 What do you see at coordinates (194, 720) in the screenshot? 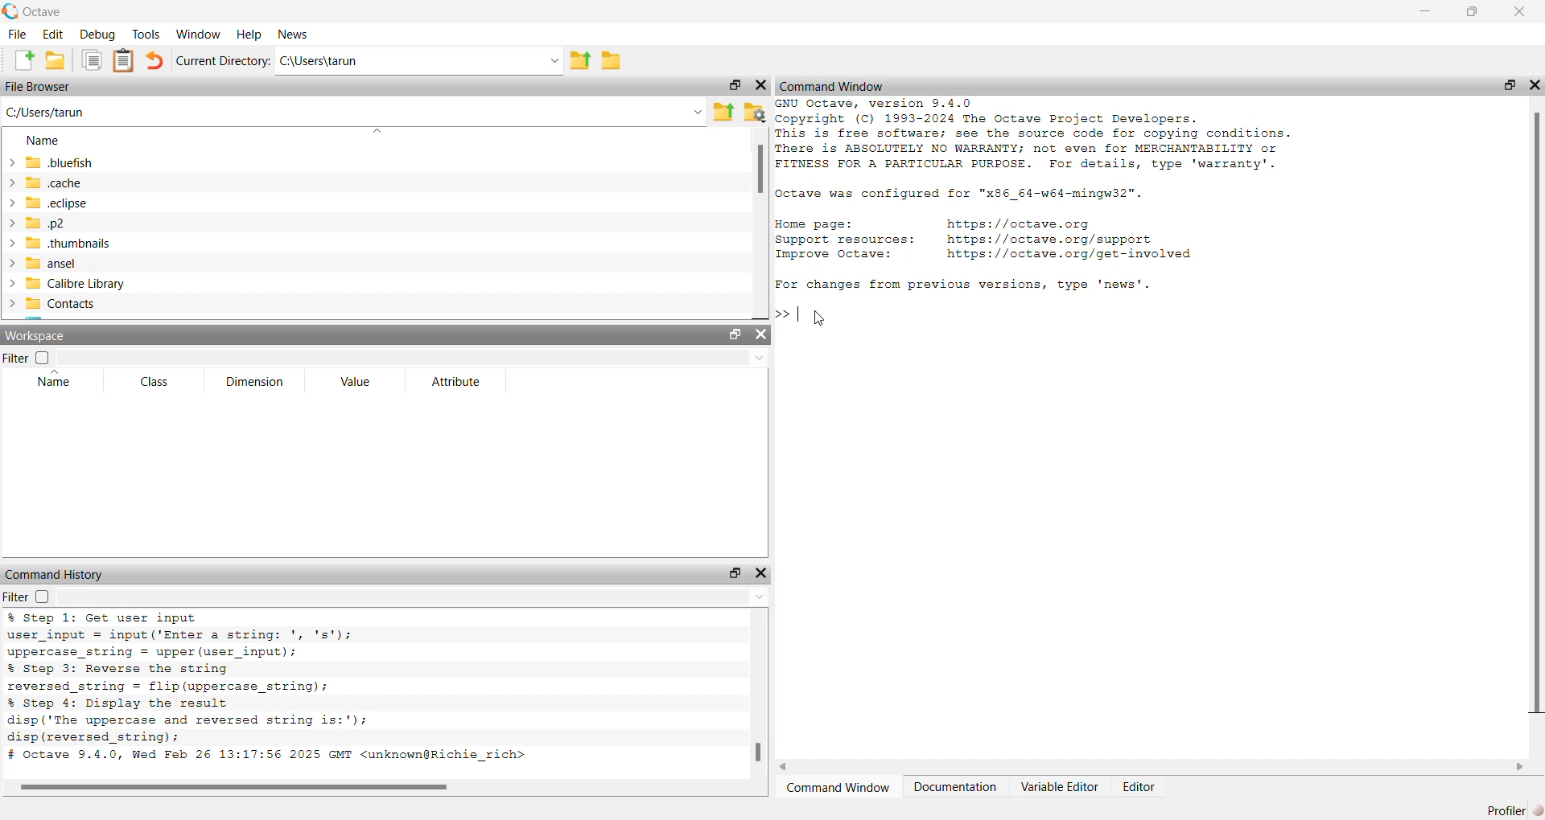
I see `code to display the result` at bounding box center [194, 720].